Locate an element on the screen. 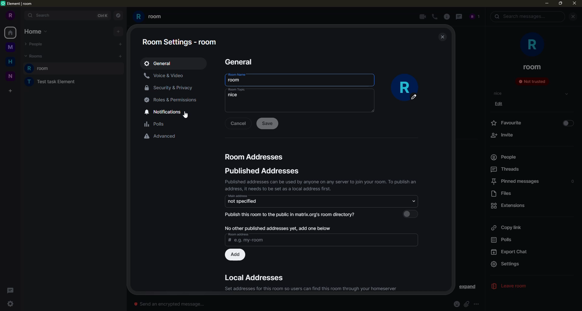 This screenshot has height=311, width=582. 0 is located at coordinates (573, 182).